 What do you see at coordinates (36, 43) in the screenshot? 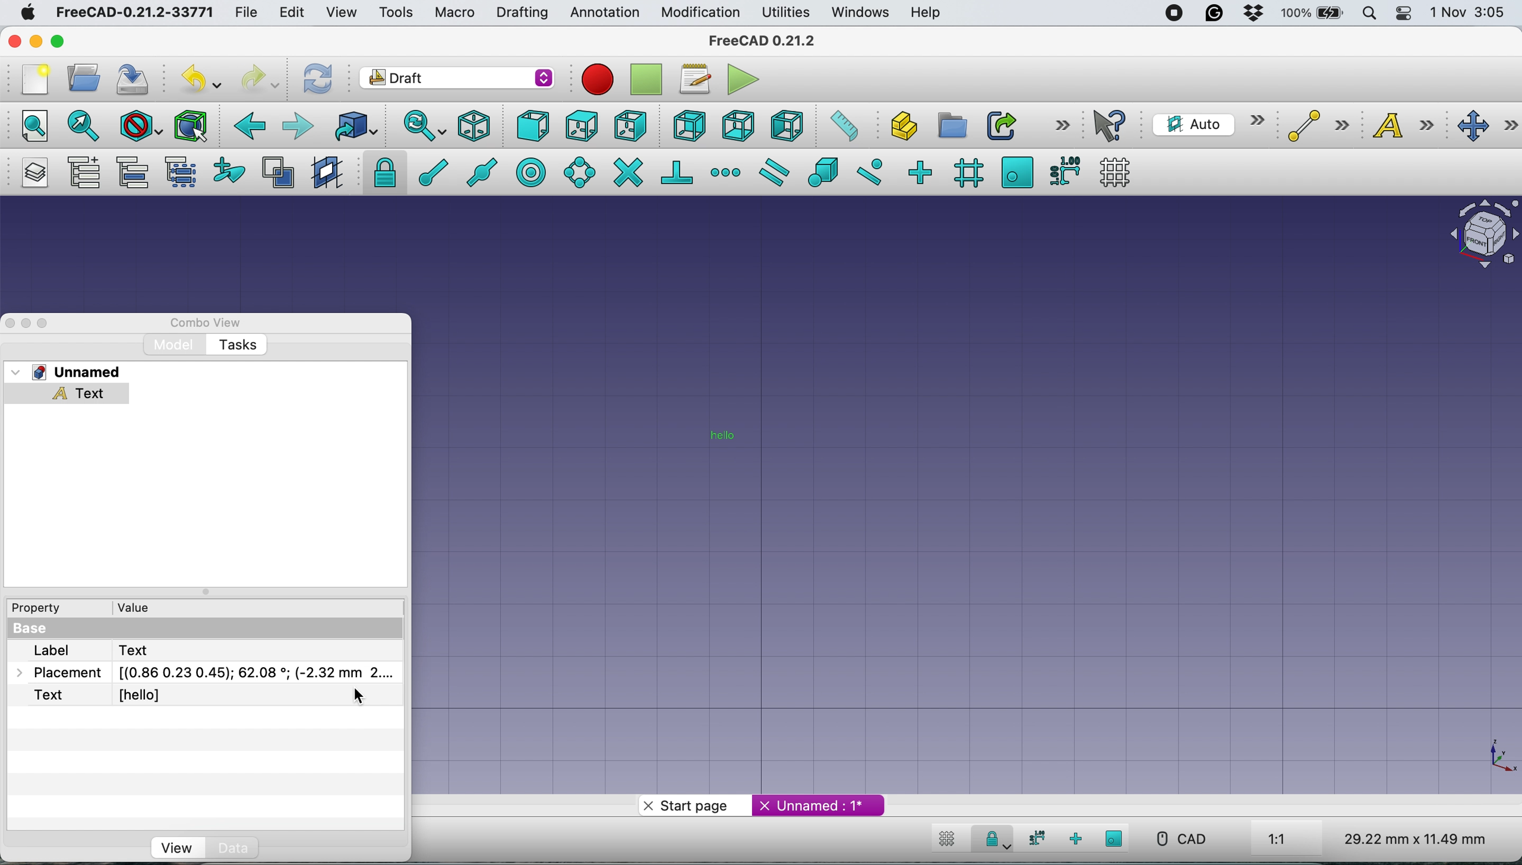
I see `minimise` at bounding box center [36, 43].